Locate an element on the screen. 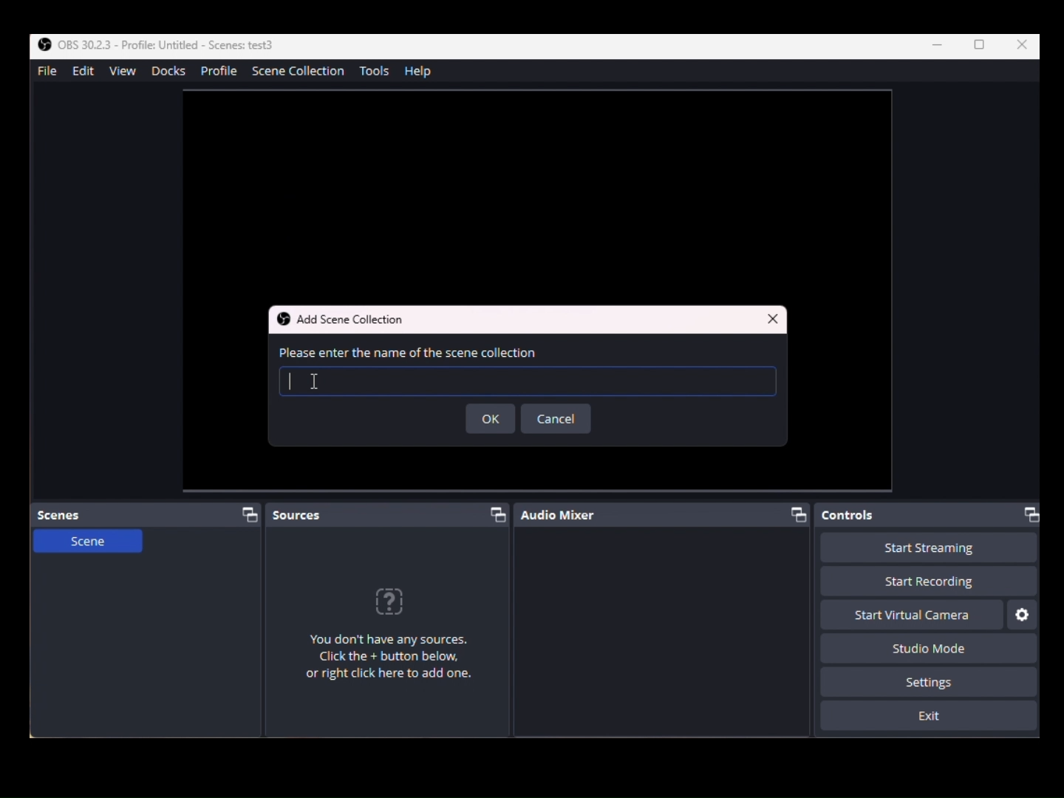 The height and width of the screenshot is (798, 1064). View is located at coordinates (126, 72).